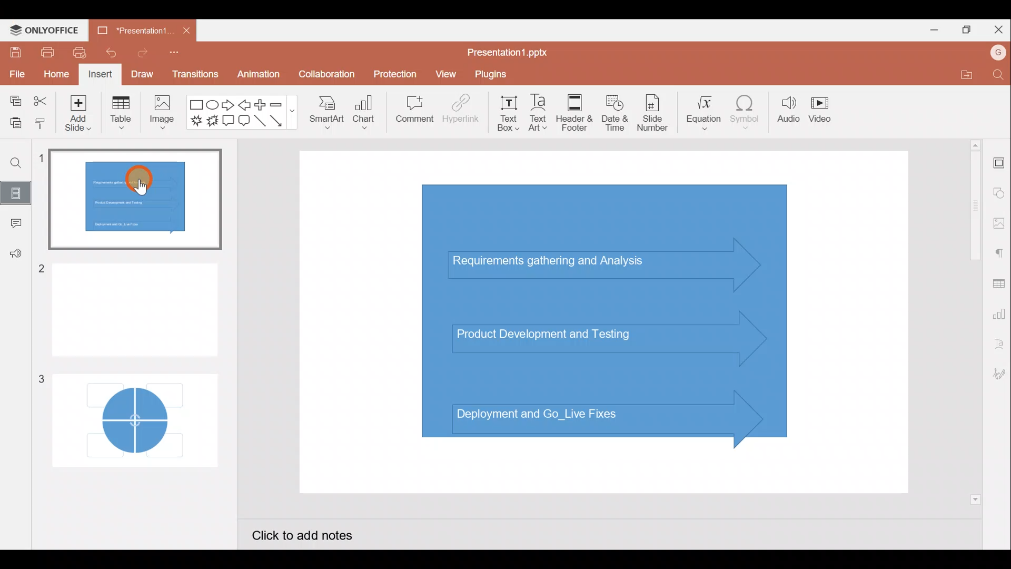 The height and width of the screenshot is (569, 1011). What do you see at coordinates (40, 99) in the screenshot?
I see `Cut` at bounding box center [40, 99].